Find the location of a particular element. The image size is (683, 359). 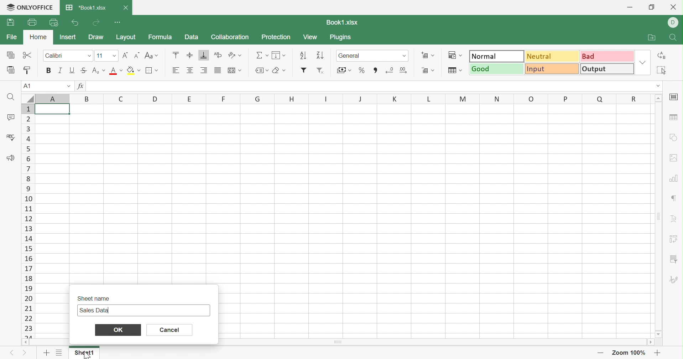

Image settings is located at coordinates (674, 159).